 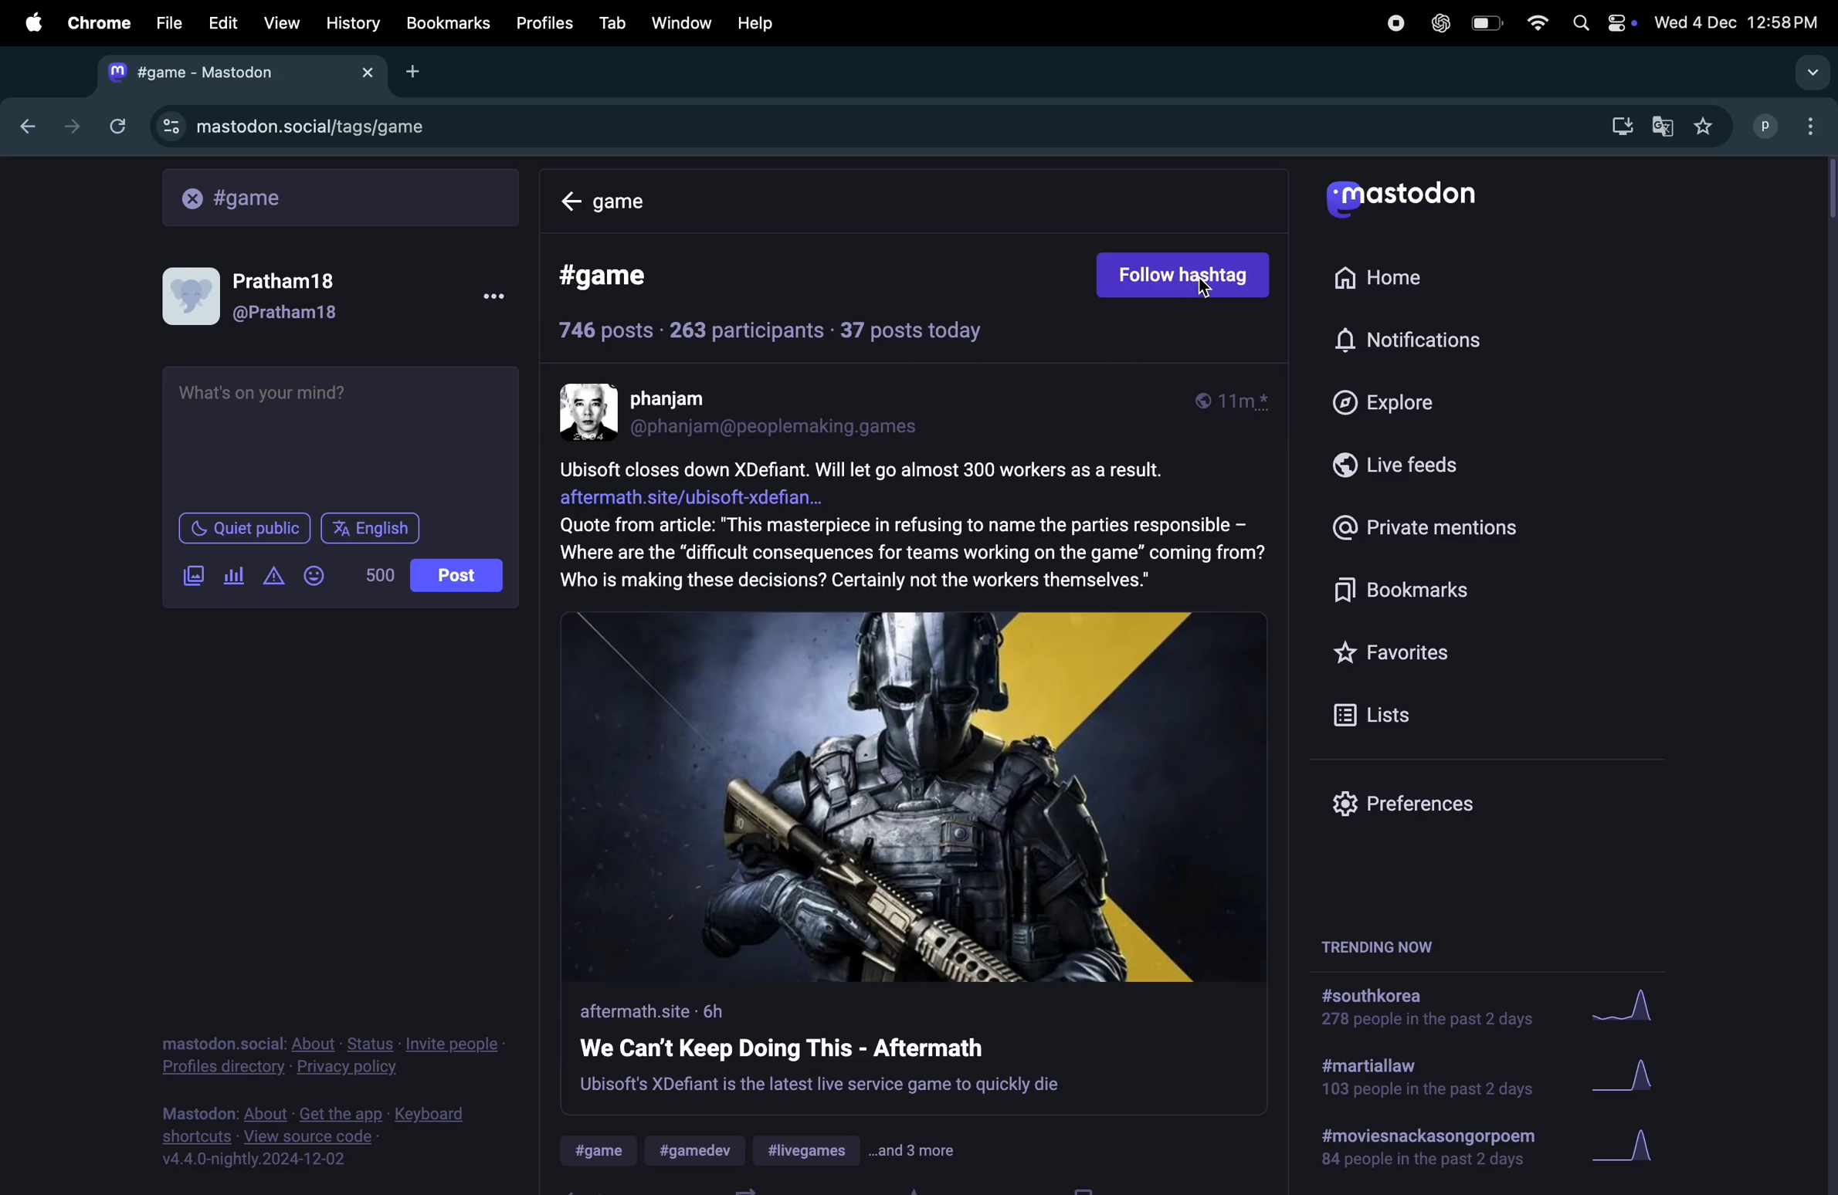 I want to click on go back, so click(x=25, y=127).